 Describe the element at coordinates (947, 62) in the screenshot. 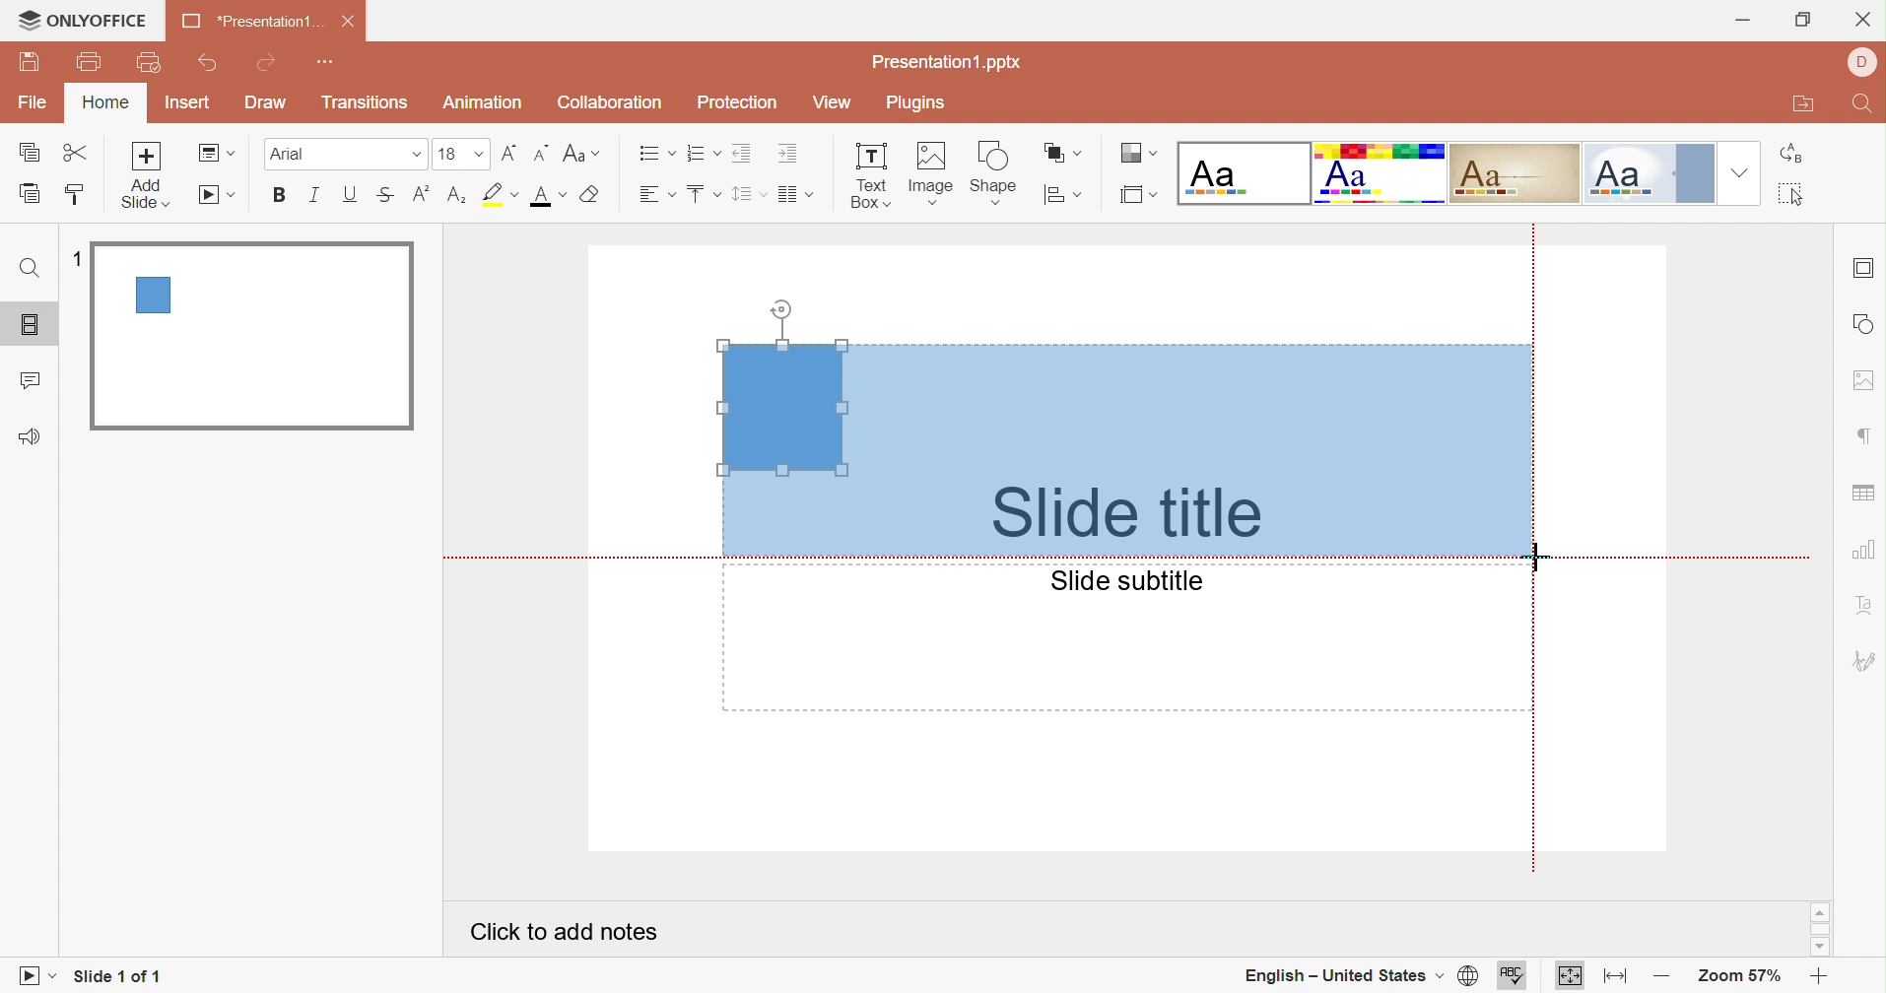

I see `Presentation1.pptx` at that location.